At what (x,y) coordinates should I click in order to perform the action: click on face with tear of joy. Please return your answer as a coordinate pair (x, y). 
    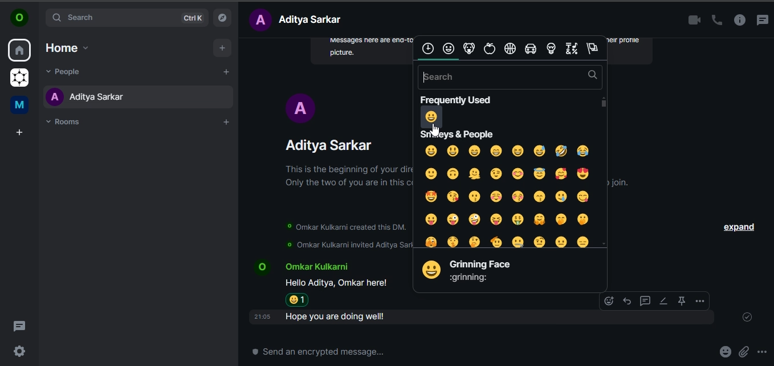
    Looking at the image, I should click on (584, 152).